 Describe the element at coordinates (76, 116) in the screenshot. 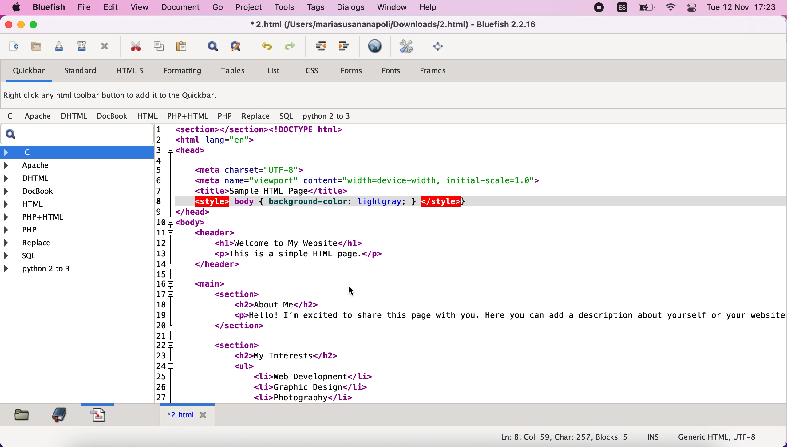

I see `dhtml` at that location.